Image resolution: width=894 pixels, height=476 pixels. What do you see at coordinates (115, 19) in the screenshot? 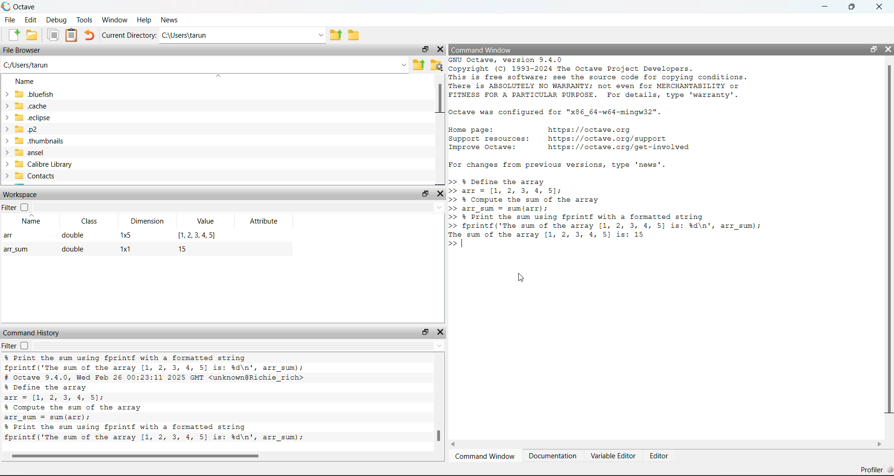
I see `‘Window` at bounding box center [115, 19].